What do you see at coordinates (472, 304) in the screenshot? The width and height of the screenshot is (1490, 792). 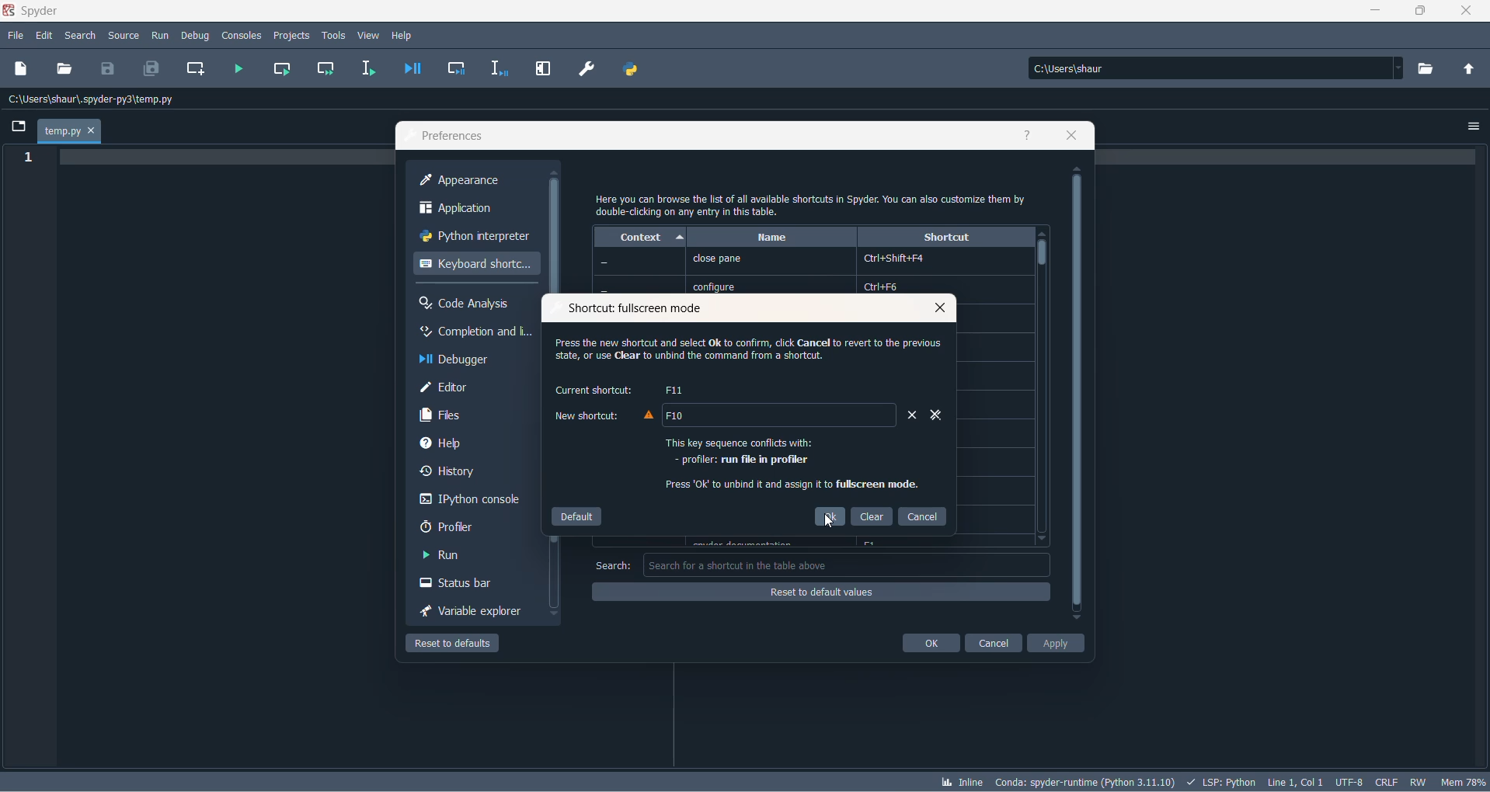 I see `code analysis` at bounding box center [472, 304].